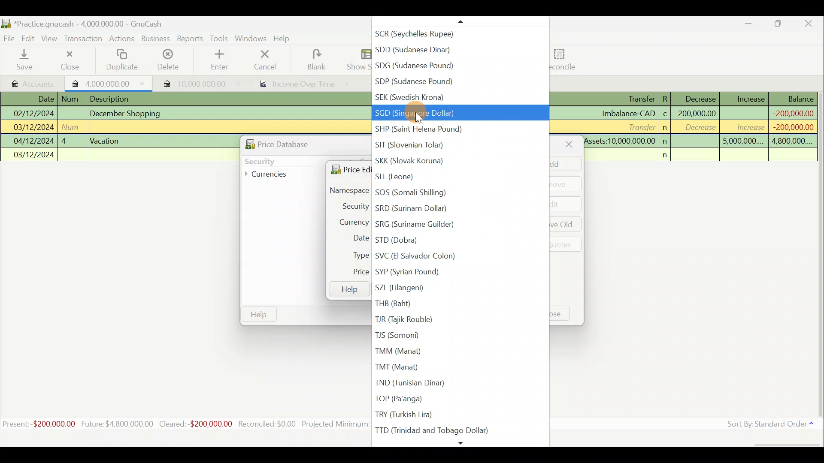  Describe the element at coordinates (668, 155) in the screenshot. I see `n` at that location.